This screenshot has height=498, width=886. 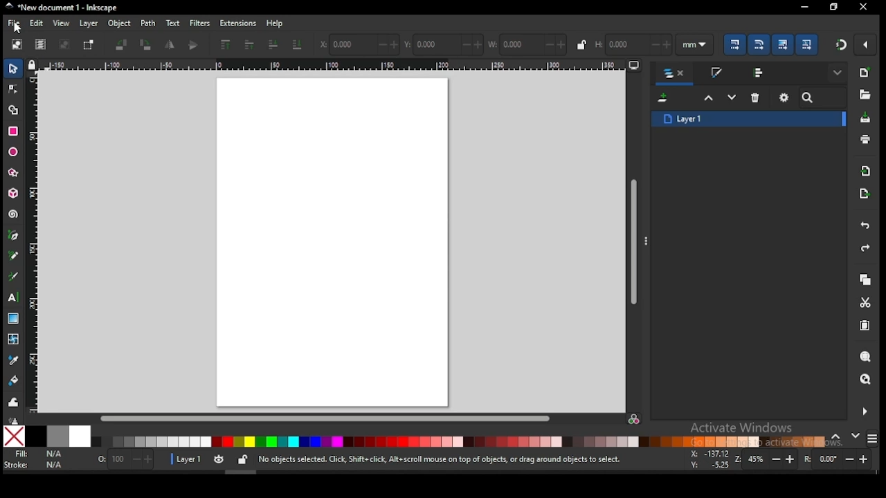 What do you see at coordinates (760, 72) in the screenshot?
I see `align and distribute` at bounding box center [760, 72].